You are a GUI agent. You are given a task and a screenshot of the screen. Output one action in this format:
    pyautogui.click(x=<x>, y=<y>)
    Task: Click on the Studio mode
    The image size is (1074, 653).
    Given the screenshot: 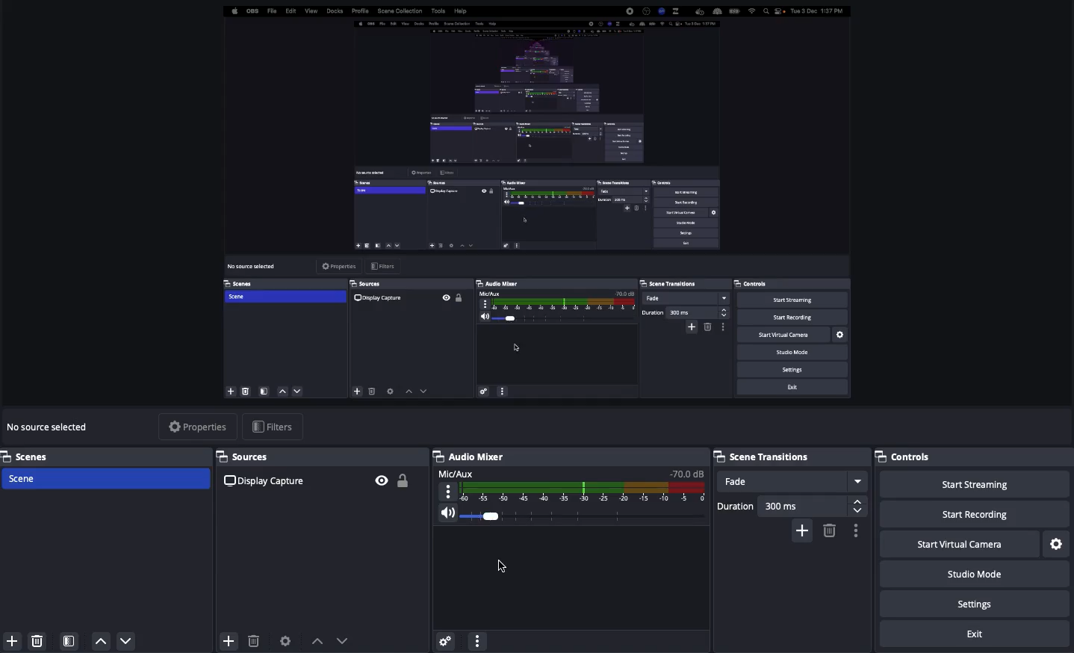 What is the action you would take?
    pyautogui.click(x=972, y=577)
    